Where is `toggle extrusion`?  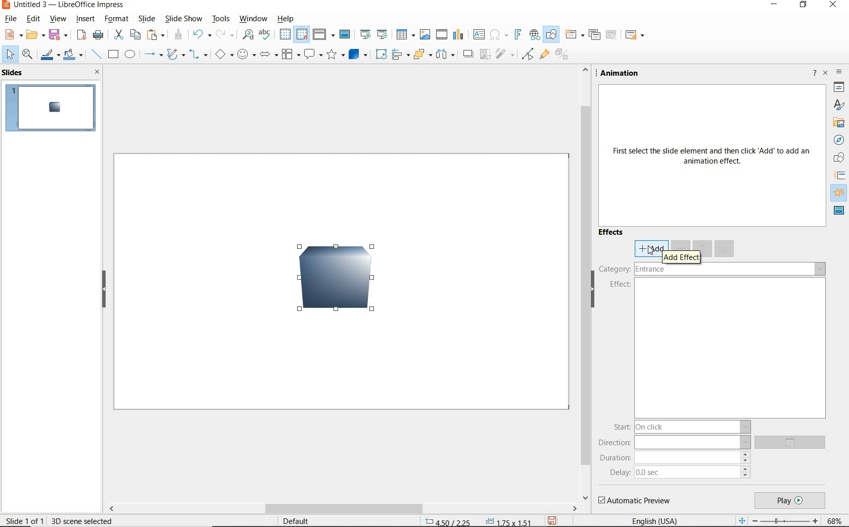
toggle extrusion is located at coordinates (563, 56).